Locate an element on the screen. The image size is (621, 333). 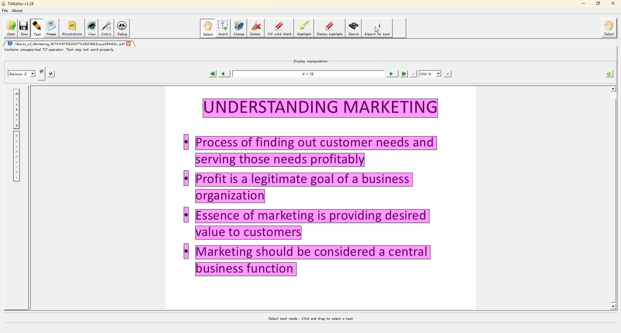
file is located at coordinates (5, 11).